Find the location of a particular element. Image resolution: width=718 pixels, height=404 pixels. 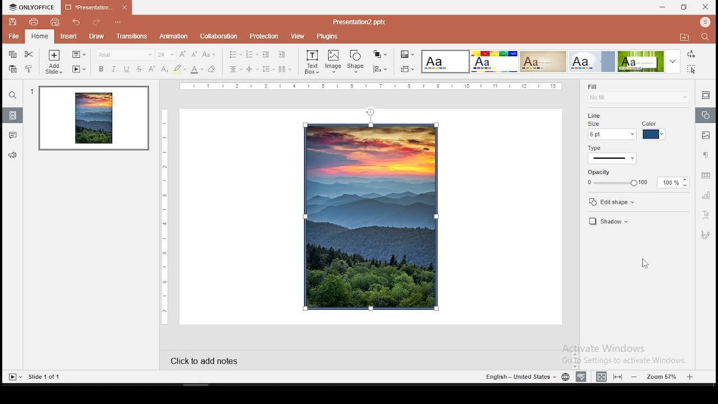

spell check is located at coordinates (581, 377).